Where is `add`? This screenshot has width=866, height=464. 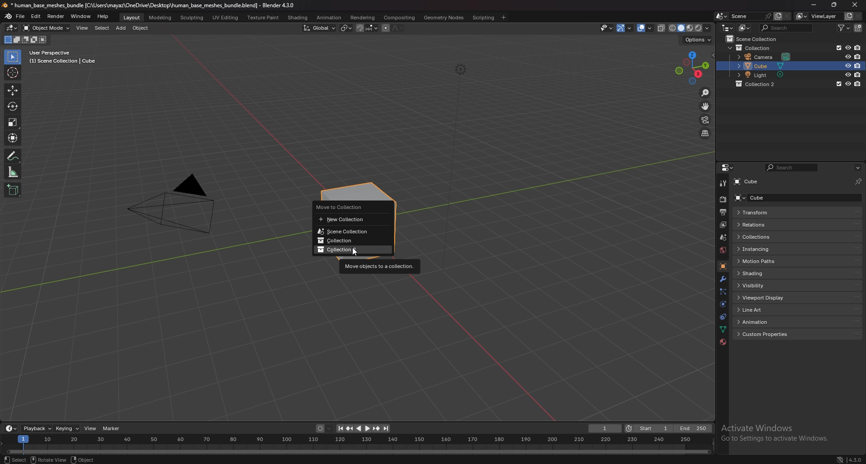
add is located at coordinates (121, 28).